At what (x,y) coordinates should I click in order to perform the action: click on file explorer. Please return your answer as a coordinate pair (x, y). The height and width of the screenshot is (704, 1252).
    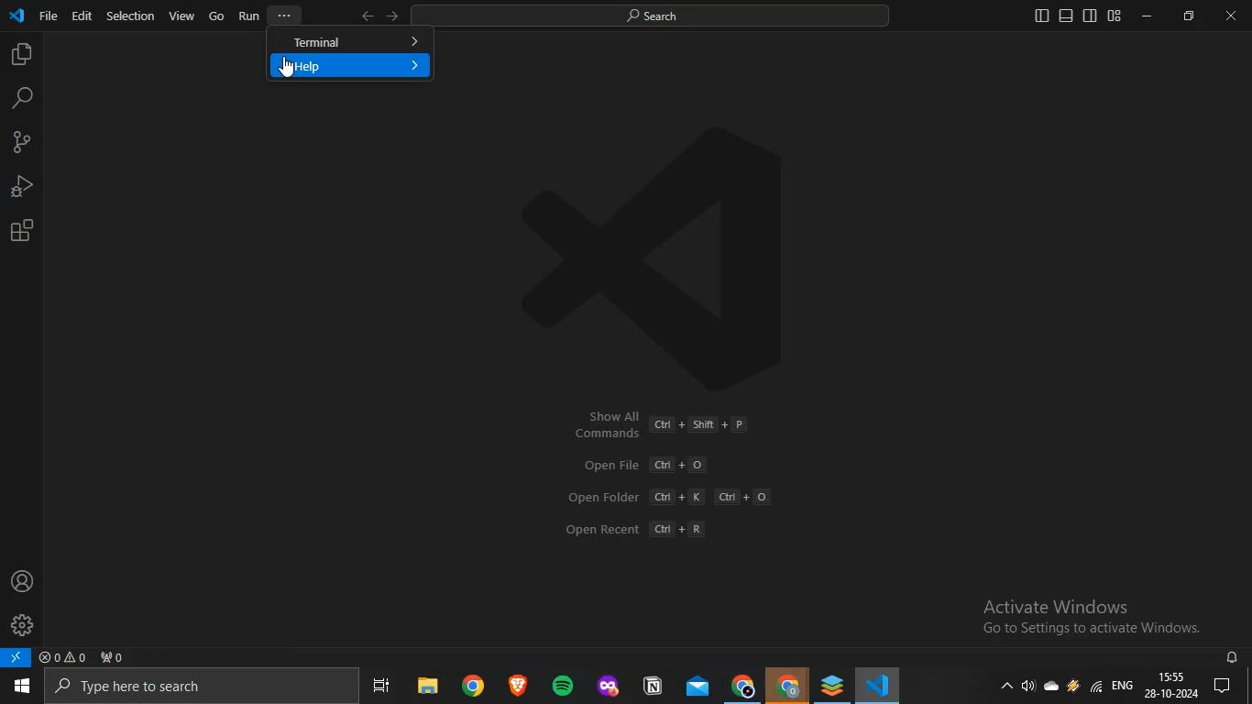
    Looking at the image, I should click on (426, 687).